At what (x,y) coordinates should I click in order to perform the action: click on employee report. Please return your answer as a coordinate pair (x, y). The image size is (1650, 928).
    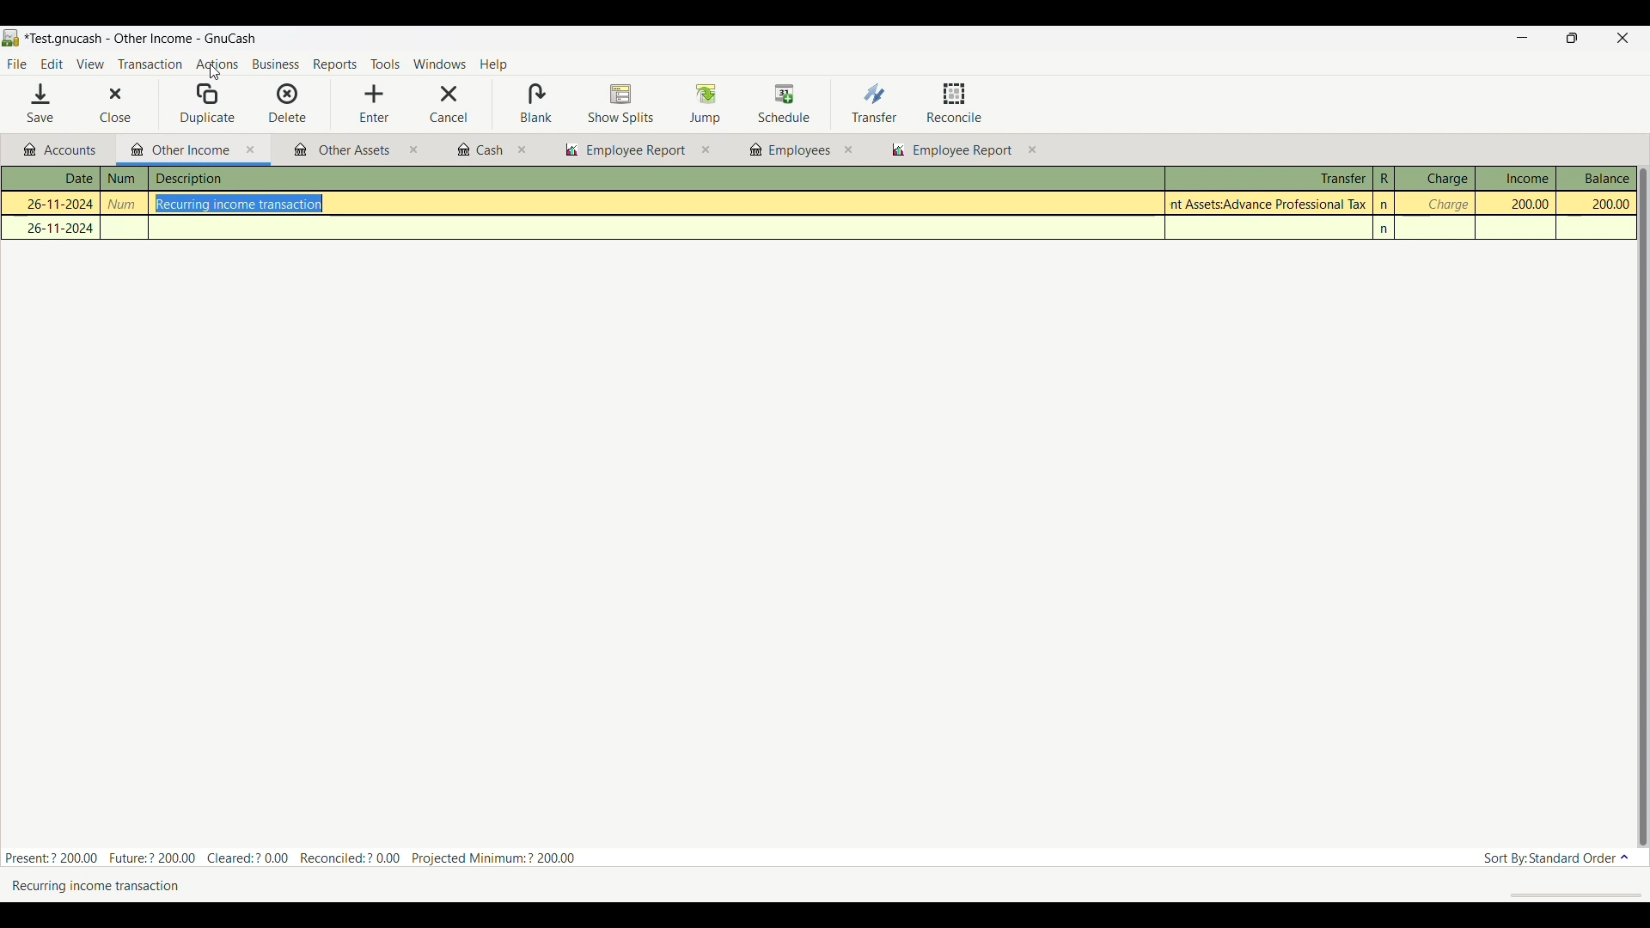
    Looking at the image, I should click on (961, 152).